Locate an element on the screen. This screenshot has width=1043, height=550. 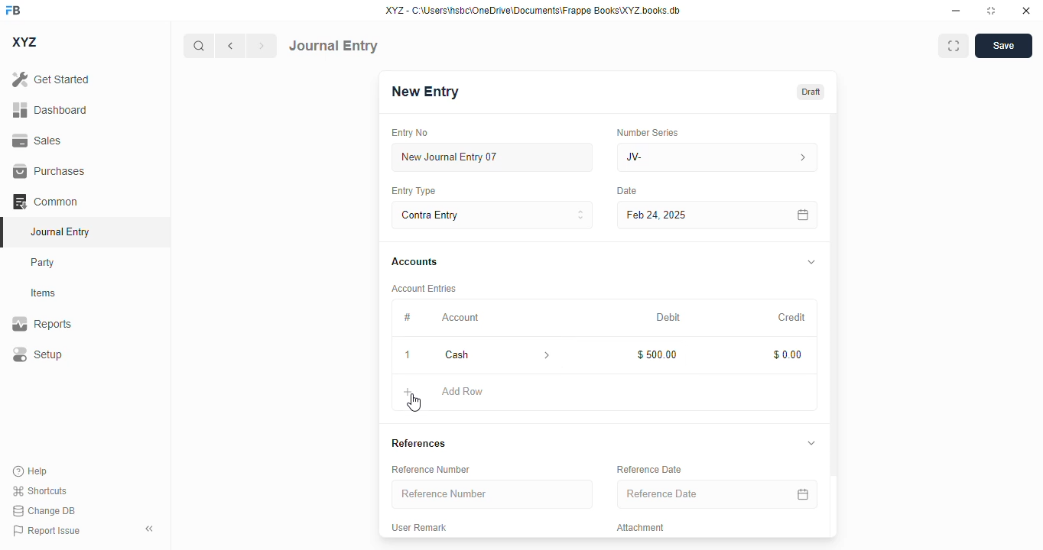
toggle expand/collapse is located at coordinates (812, 443).